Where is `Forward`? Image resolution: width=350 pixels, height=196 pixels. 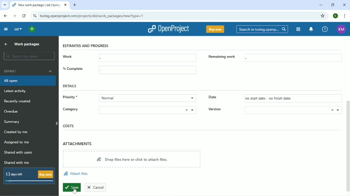
Forward is located at coordinates (14, 16).